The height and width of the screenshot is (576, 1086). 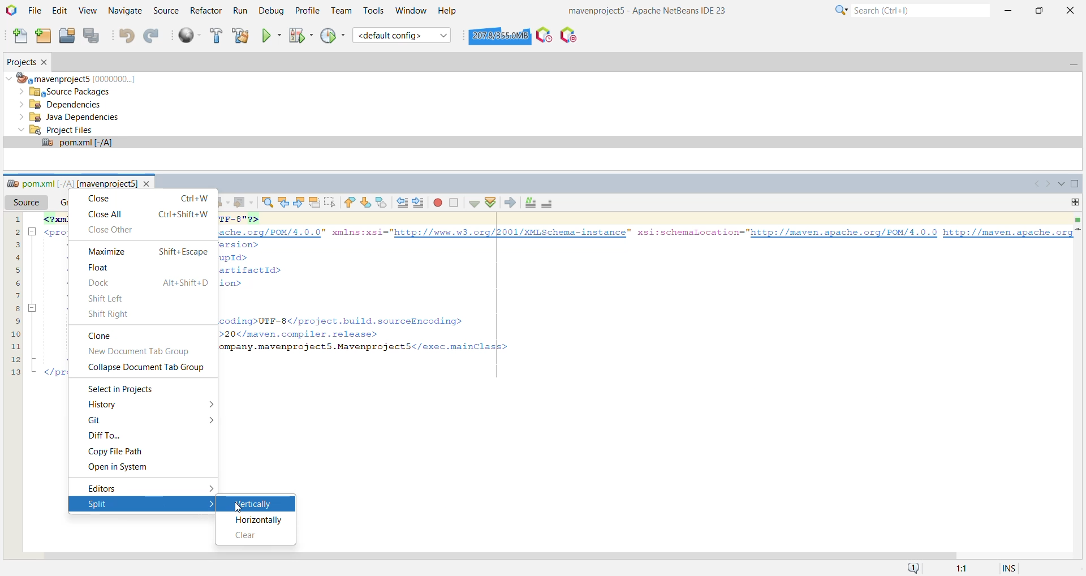 What do you see at coordinates (61, 11) in the screenshot?
I see `Edit` at bounding box center [61, 11].